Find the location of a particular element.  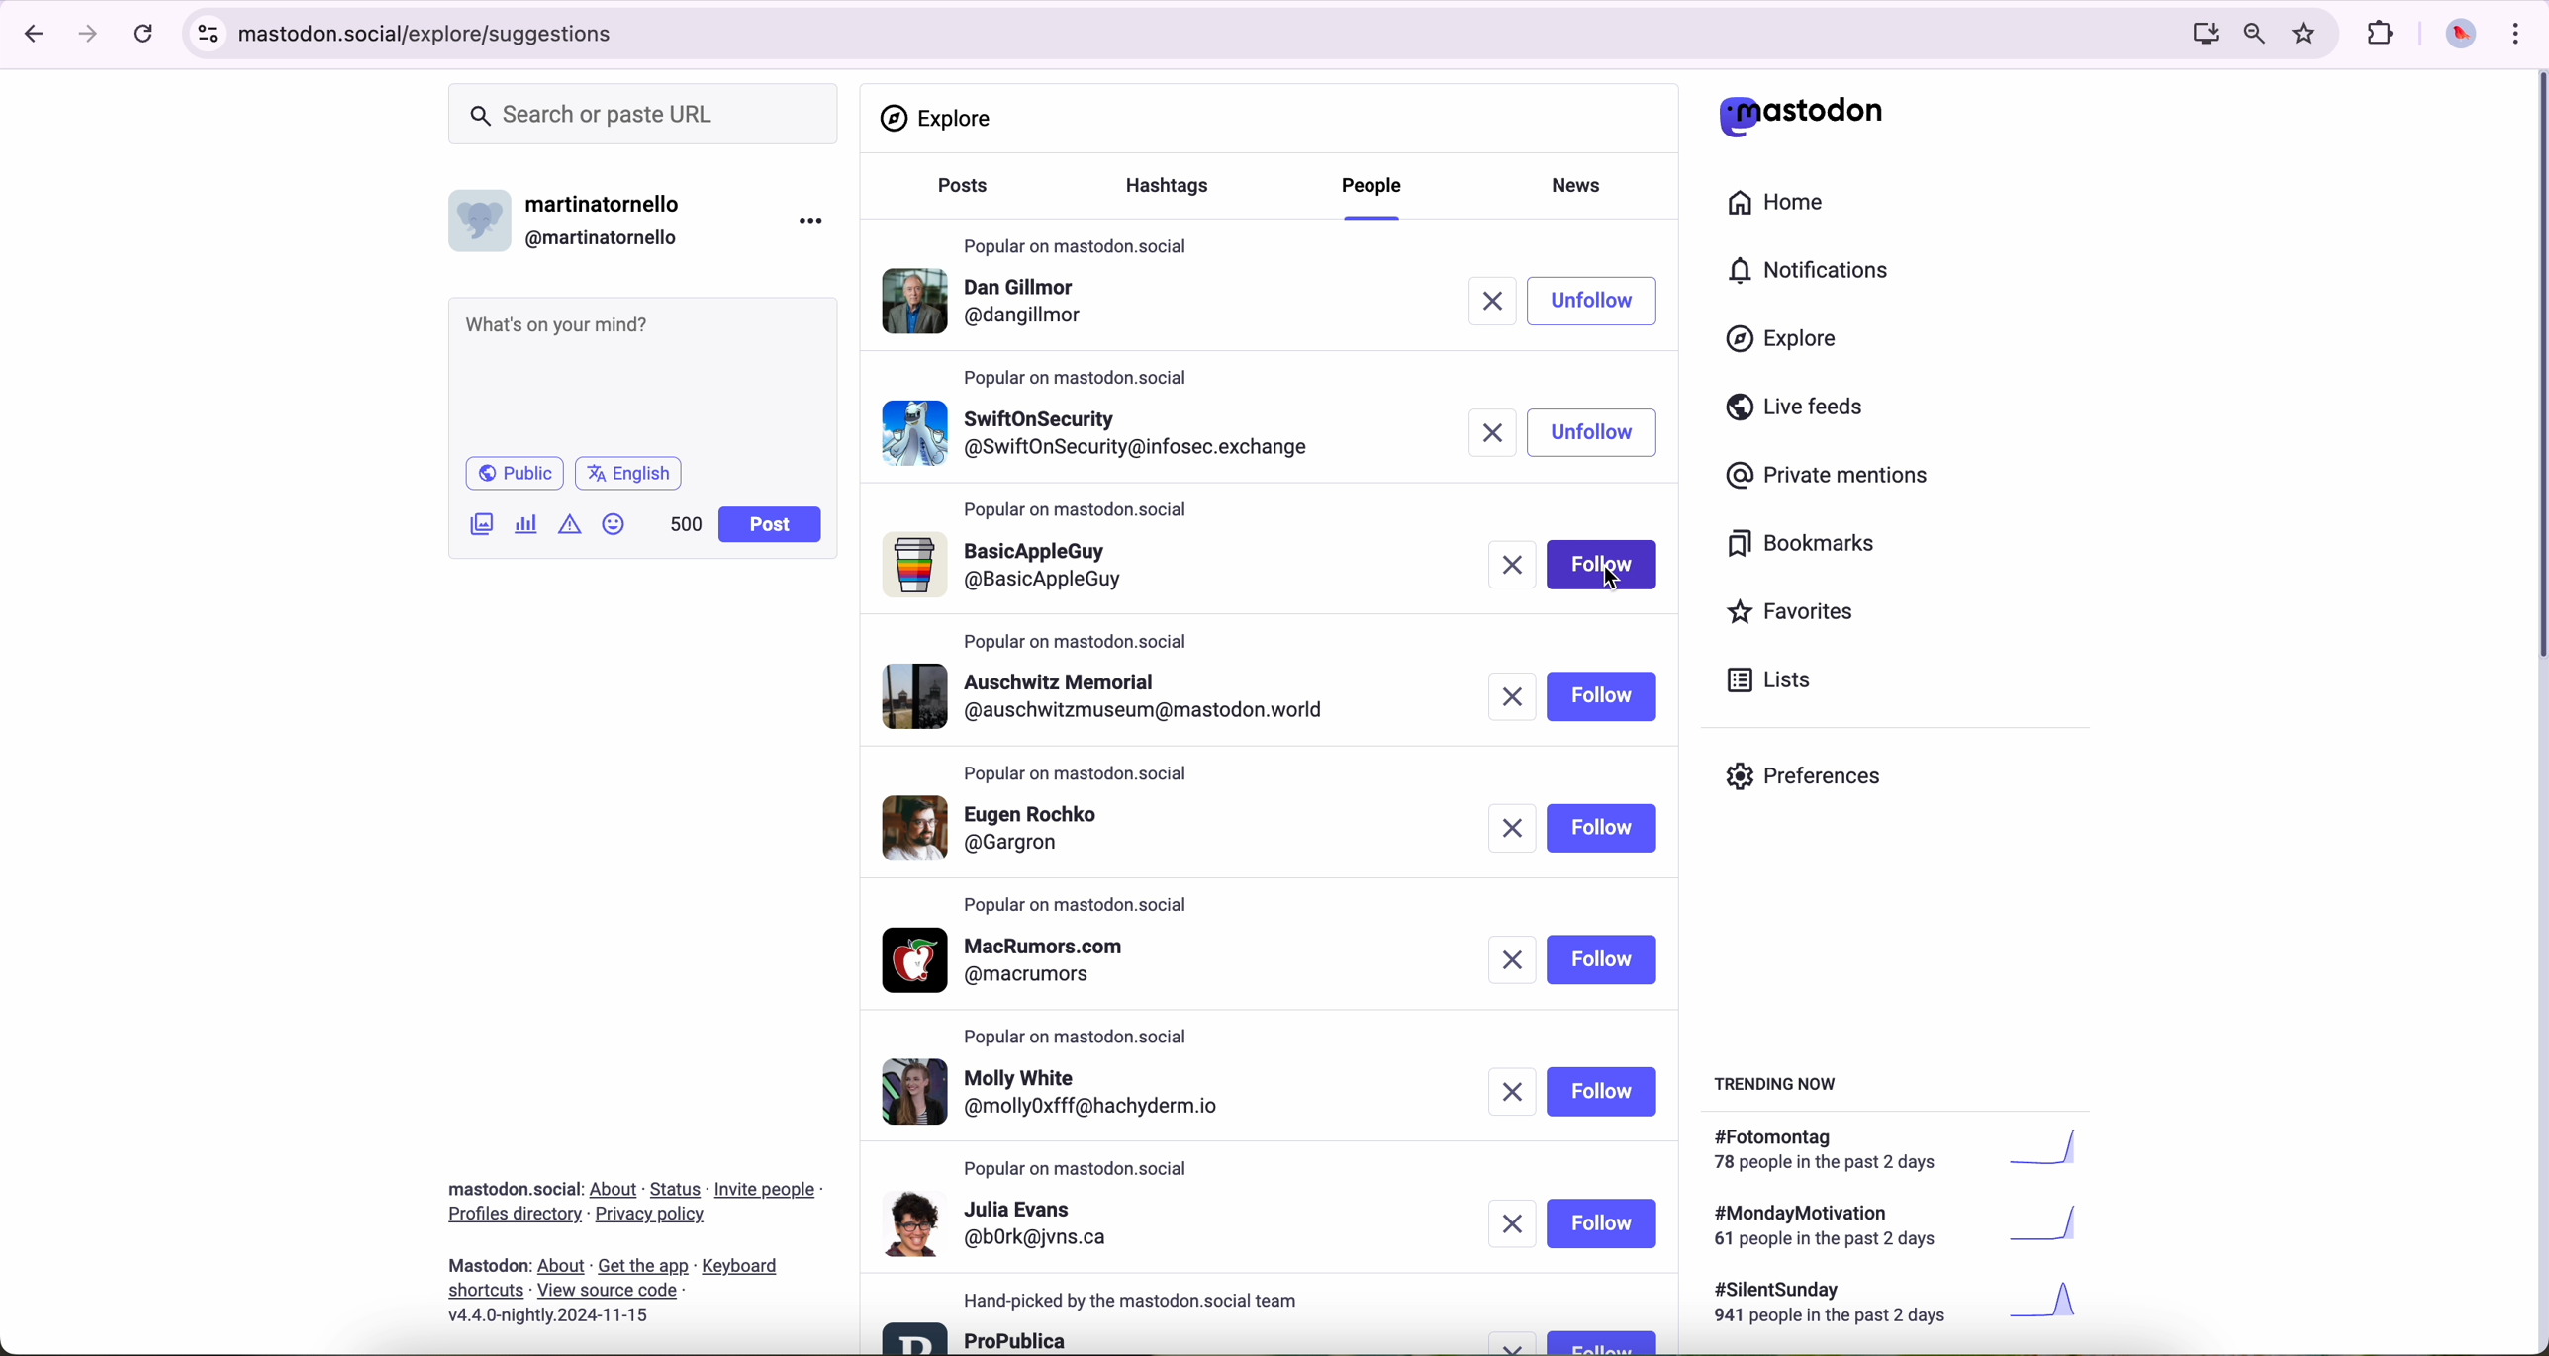

emoji is located at coordinates (614, 523).